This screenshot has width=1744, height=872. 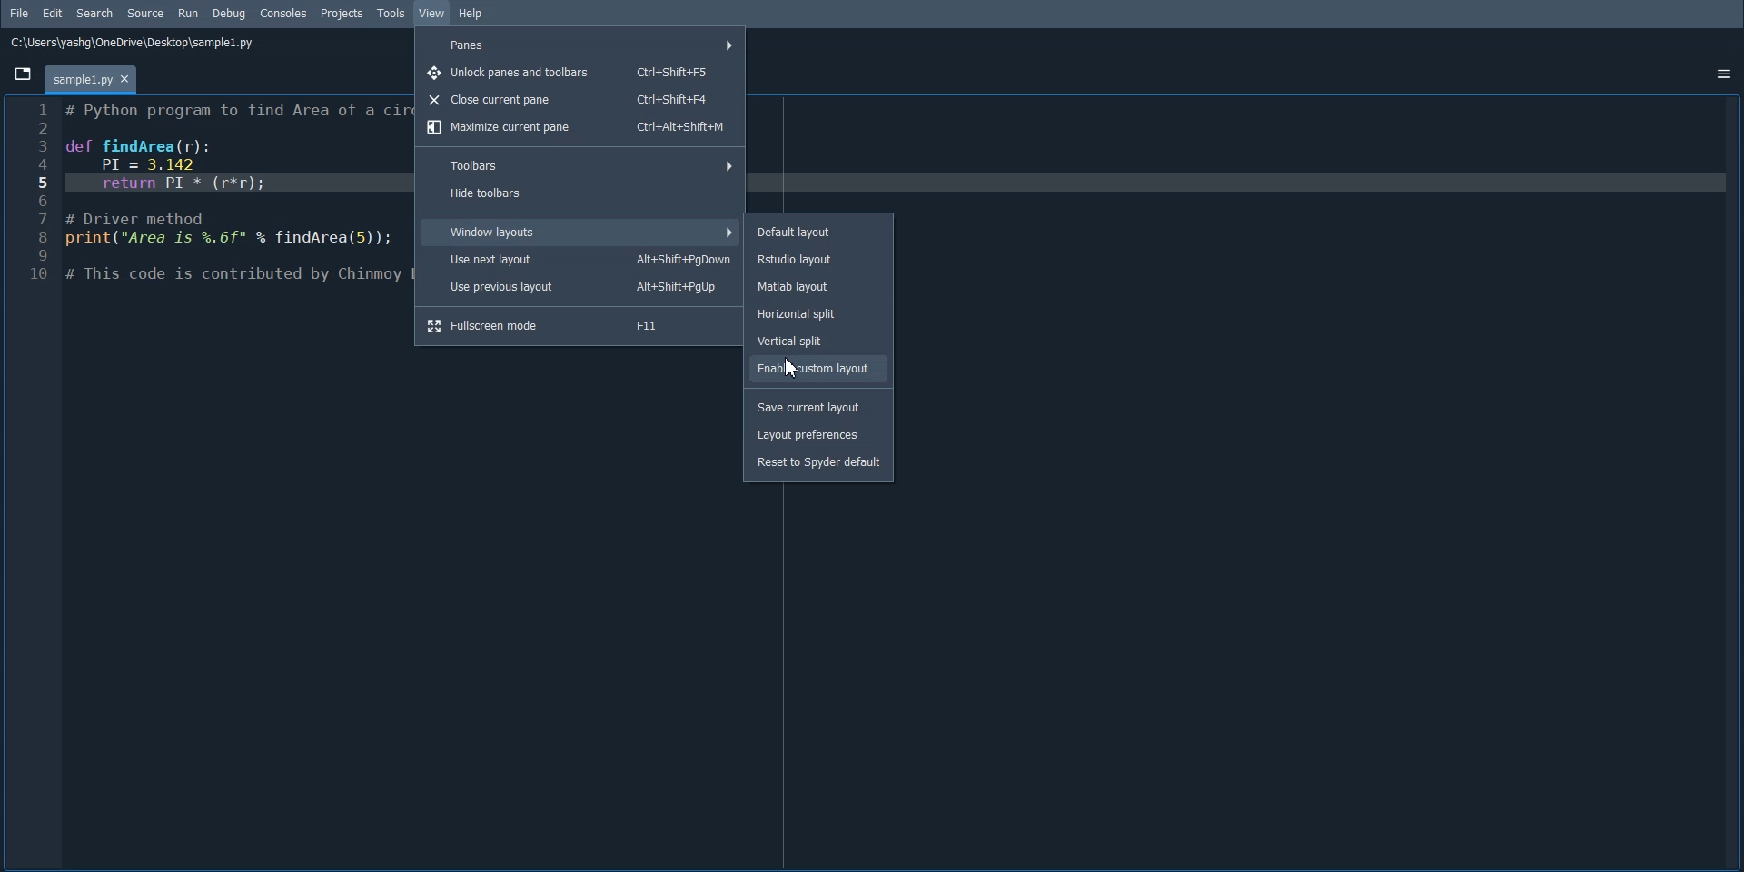 I want to click on File path address, so click(x=134, y=43).